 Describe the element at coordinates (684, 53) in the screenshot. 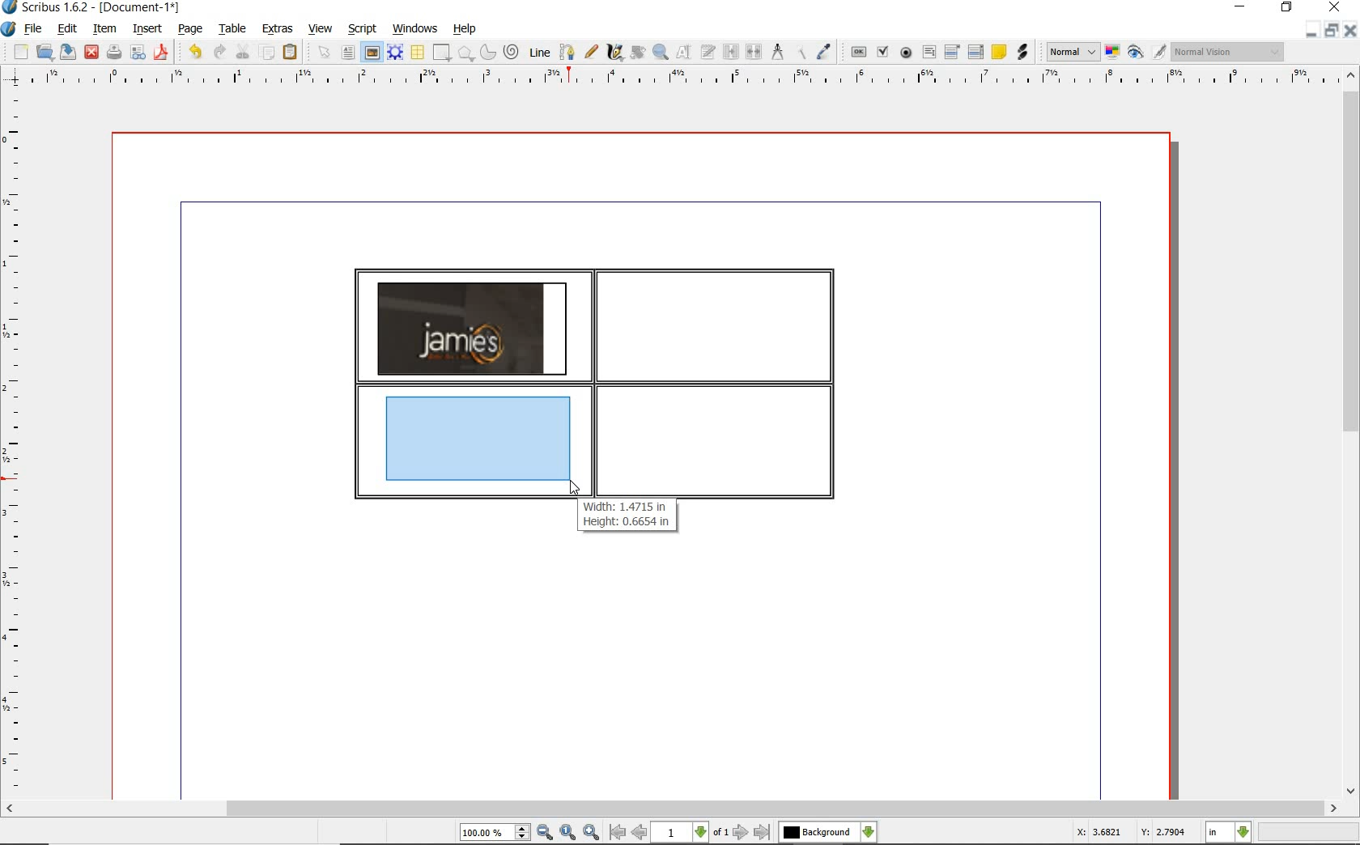

I see `edit contents of frame` at that location.